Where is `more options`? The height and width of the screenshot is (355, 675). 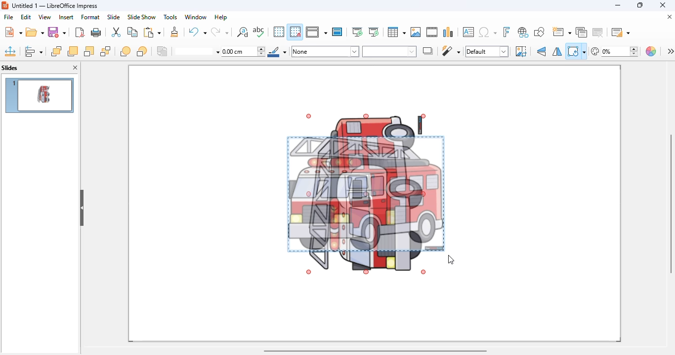 more options is located at coordinates (670, 51).